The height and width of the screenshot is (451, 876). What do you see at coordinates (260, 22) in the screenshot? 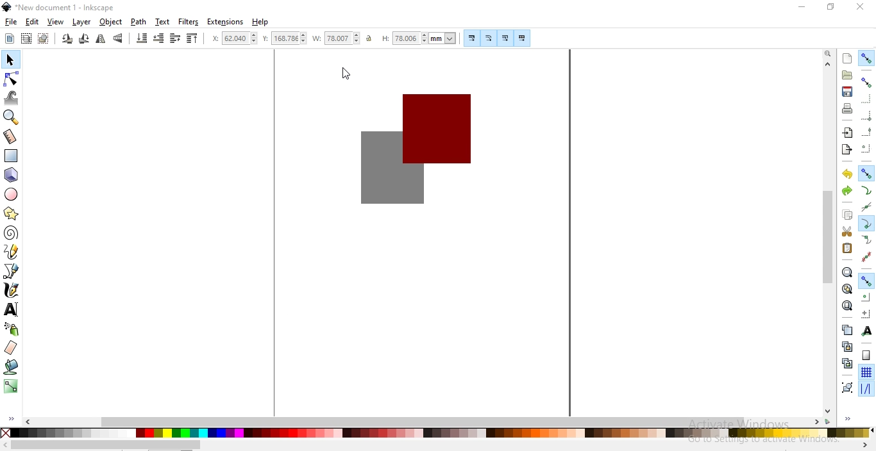
I see `help` at bounding box center [260, 22].